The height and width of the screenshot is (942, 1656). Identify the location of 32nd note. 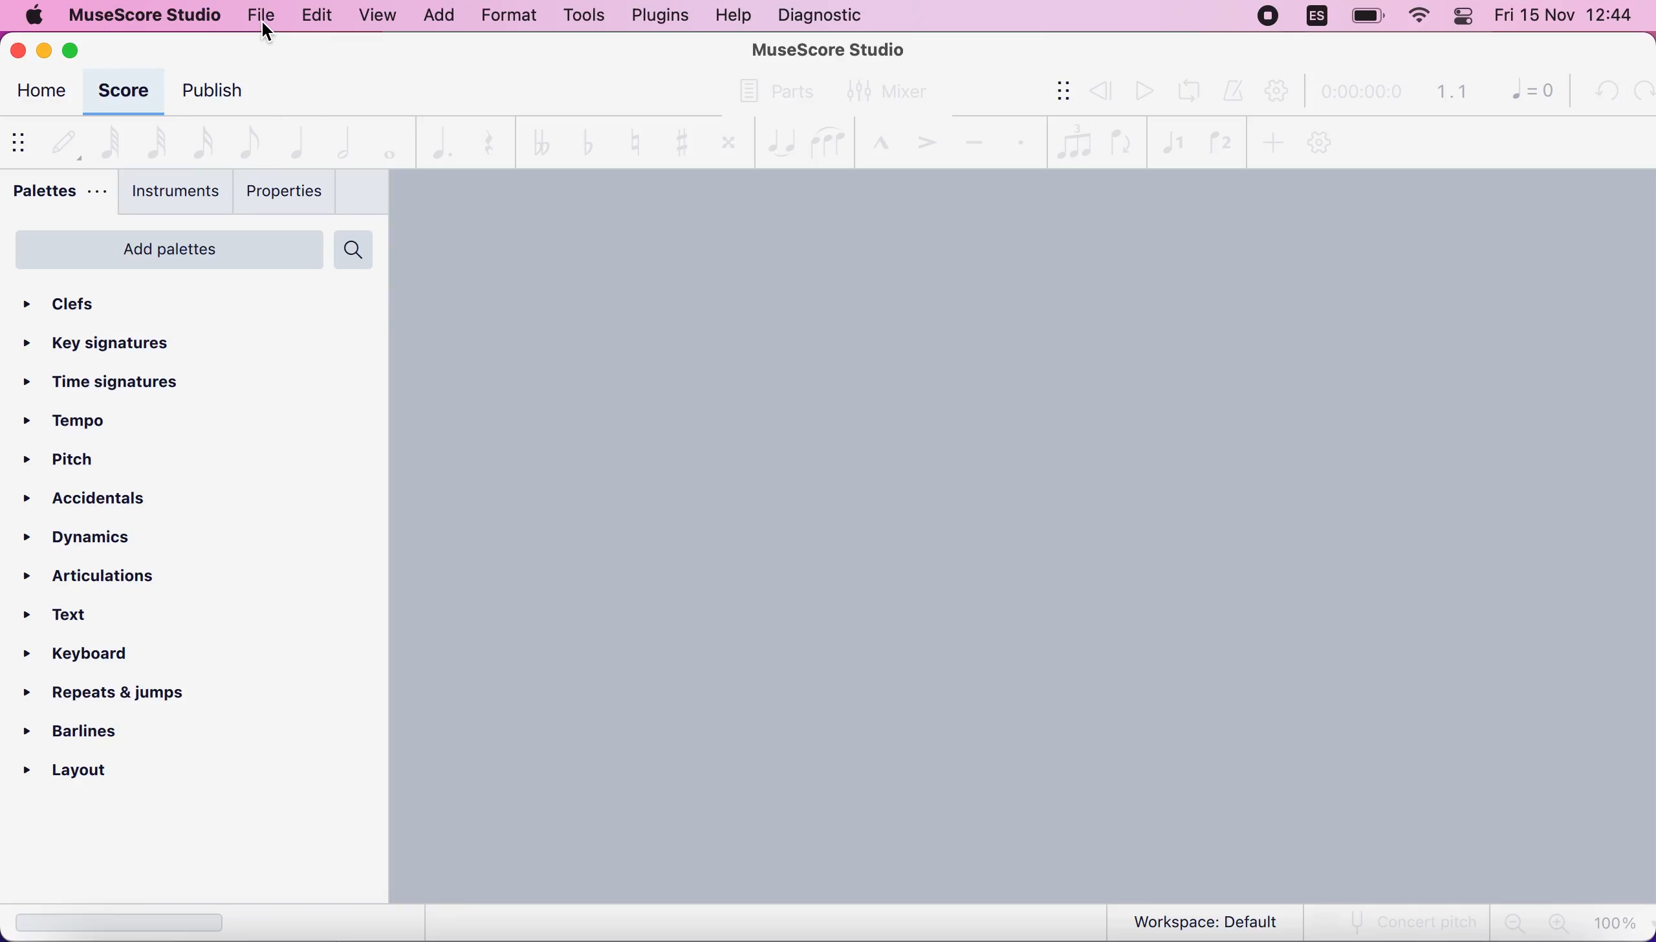
(154, 142).